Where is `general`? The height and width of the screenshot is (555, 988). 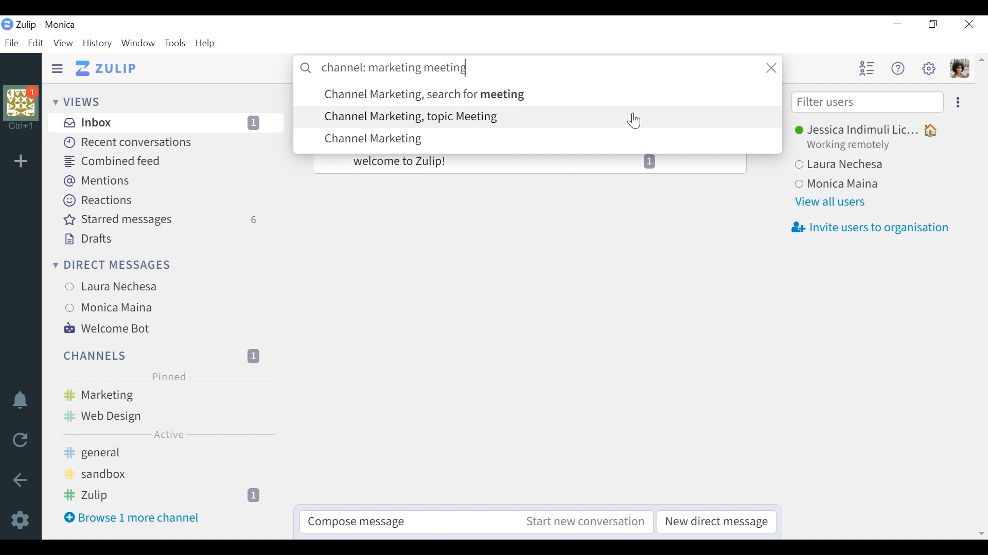
general is located at coordinates (172, 451).